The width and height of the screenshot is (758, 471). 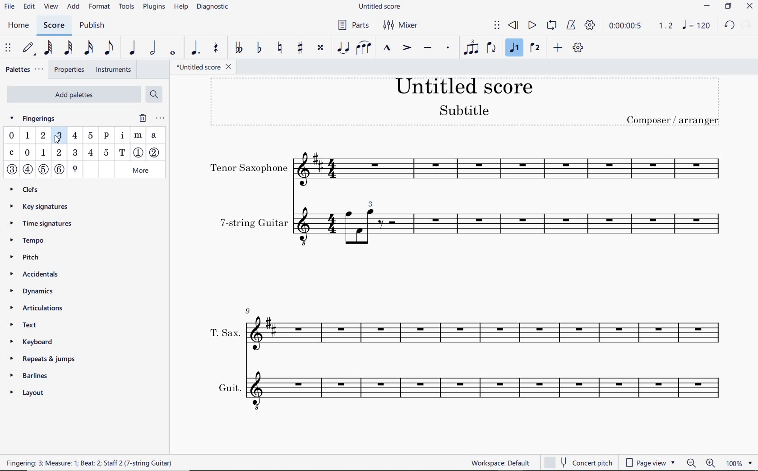 I want to click on ACCIDENTALS, so click(x=41, y=275).